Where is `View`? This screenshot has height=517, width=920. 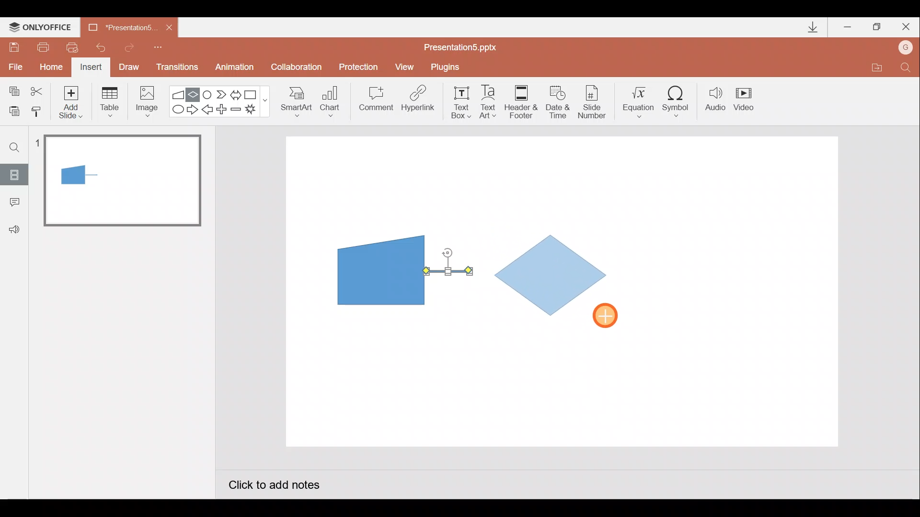 View is located at coordinates (406, 66).